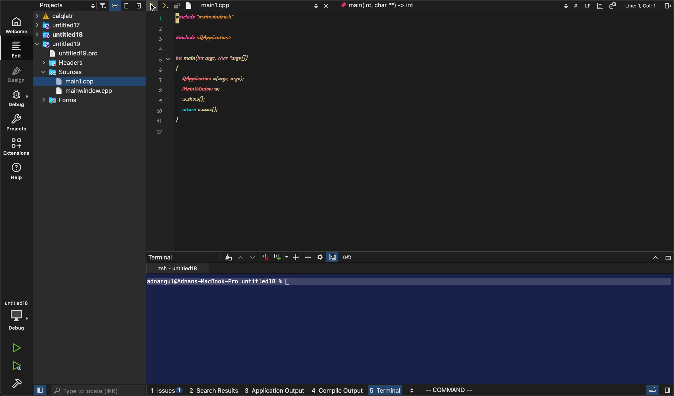 This screenshot has height=396, width=674. Describe the element at coordinates (67, 63) in the screenshot. I see `headers` at that location.